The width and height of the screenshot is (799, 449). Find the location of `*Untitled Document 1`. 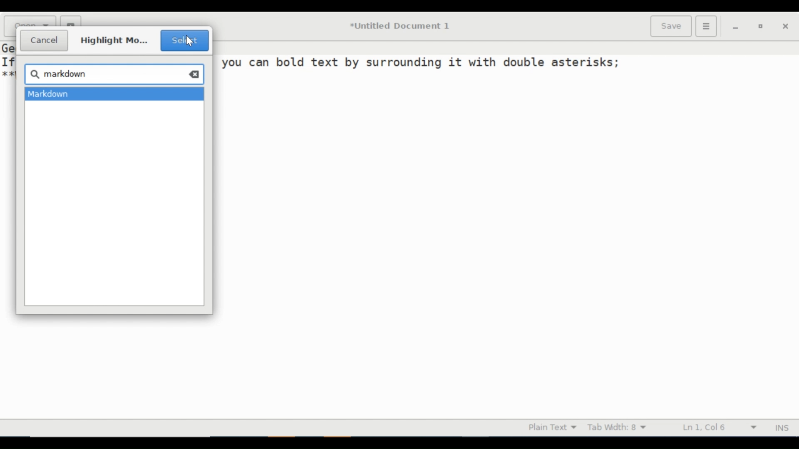

*Untitled Document 1 is located at coordinates (400, 26).